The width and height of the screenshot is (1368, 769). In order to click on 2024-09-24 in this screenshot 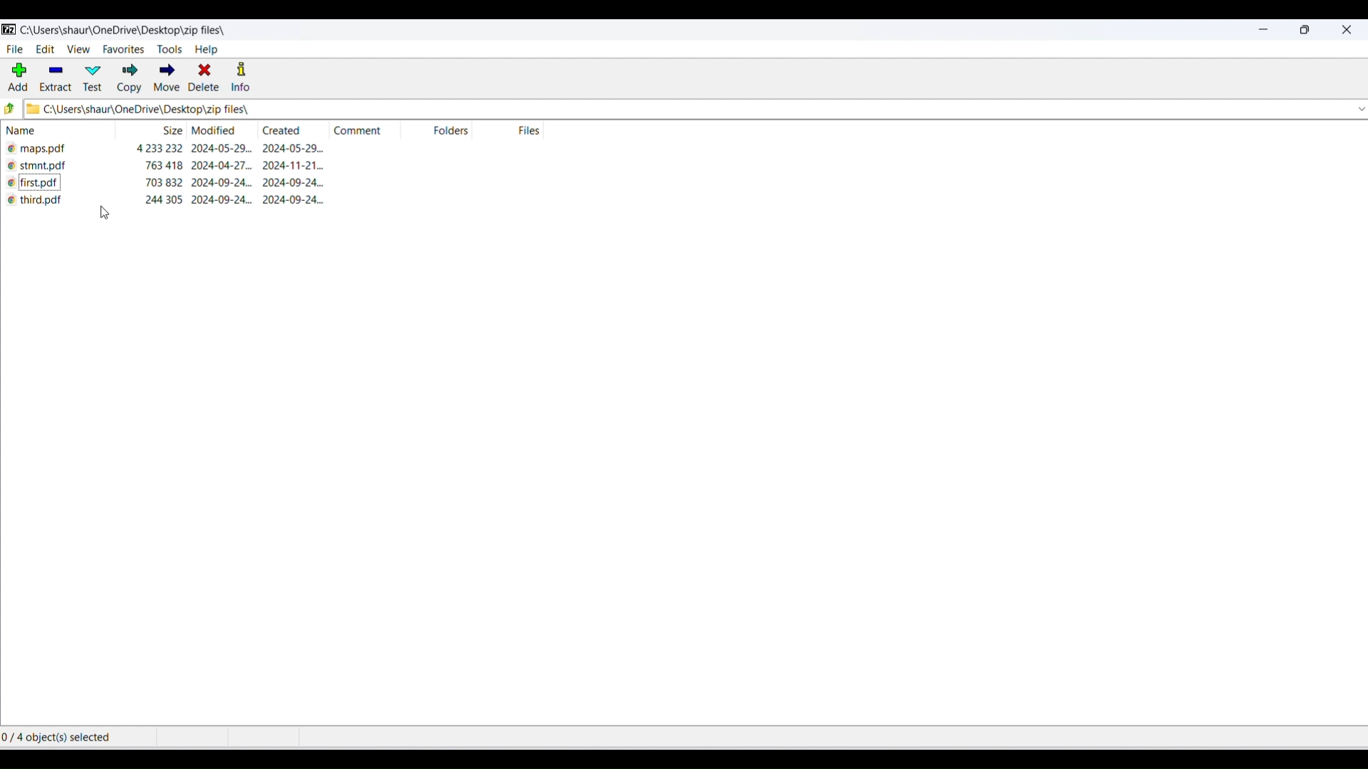, I will do `click(289, 203)`.